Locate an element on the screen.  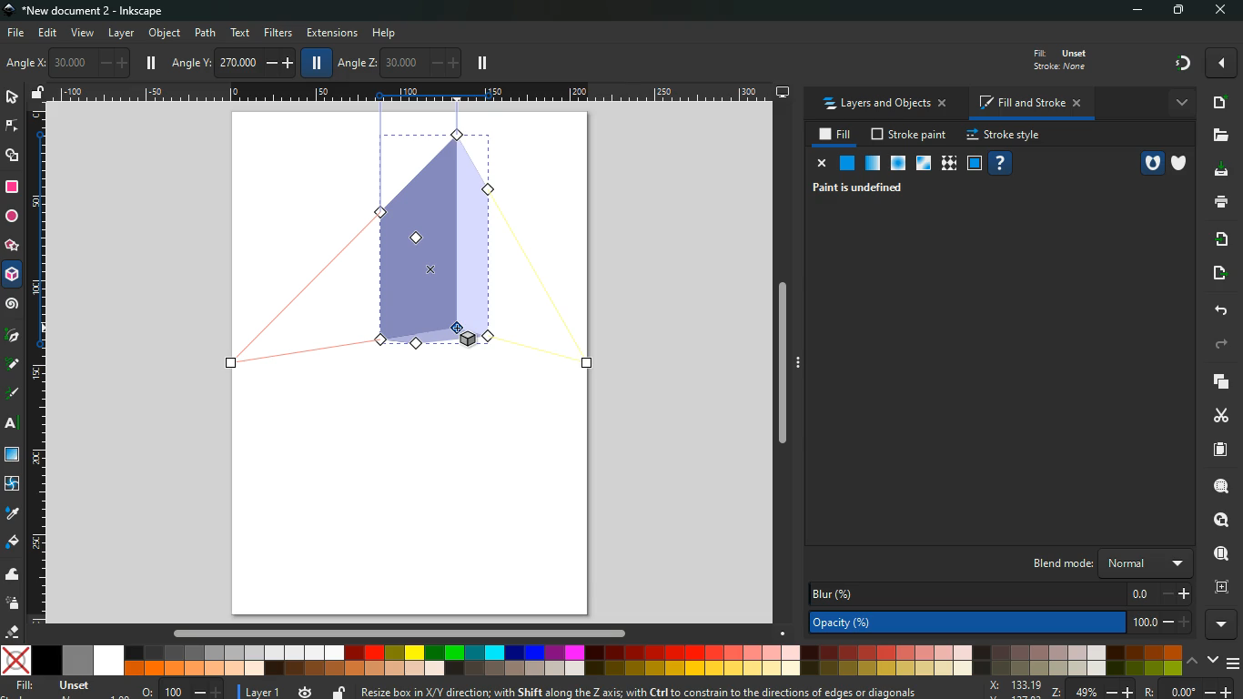
angle z is located at coordinates (398, 61).